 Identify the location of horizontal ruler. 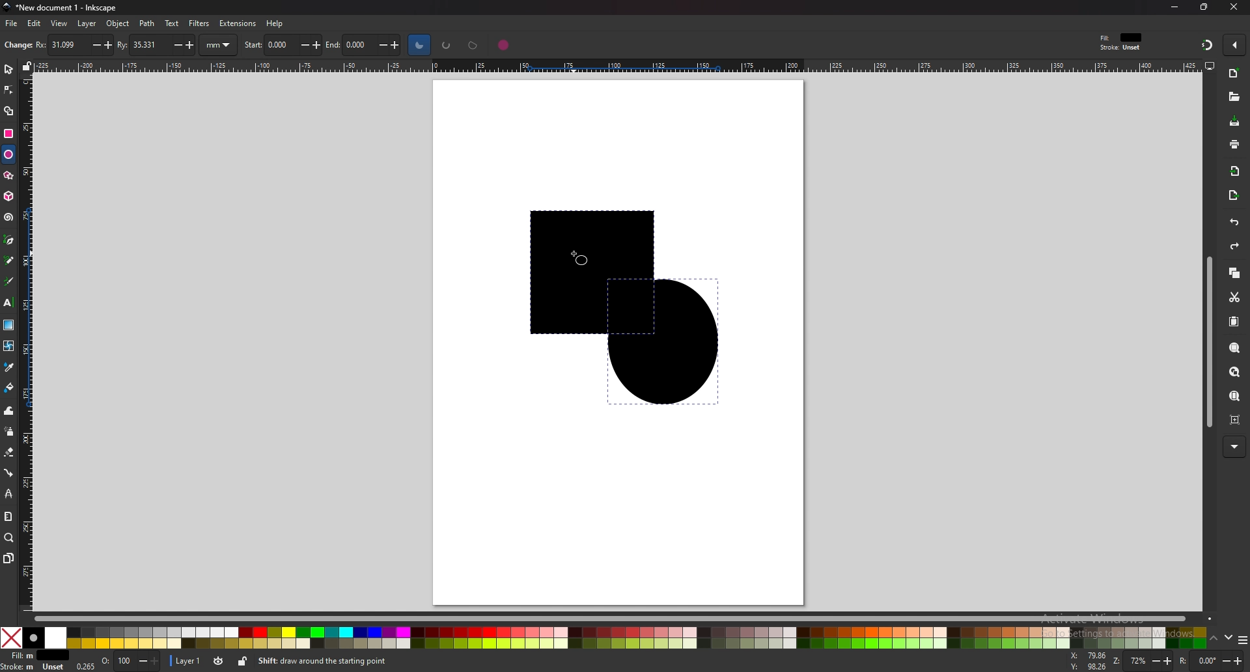
(611, 65).